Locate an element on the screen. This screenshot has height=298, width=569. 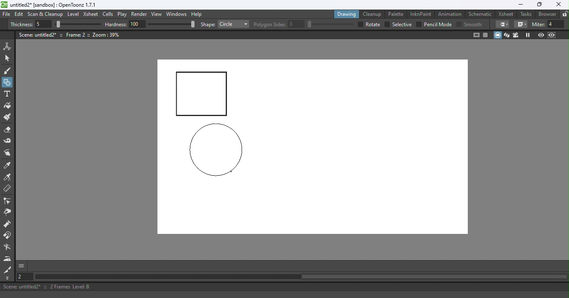
Scan & Cleanup is located at coordinates (45, 15).